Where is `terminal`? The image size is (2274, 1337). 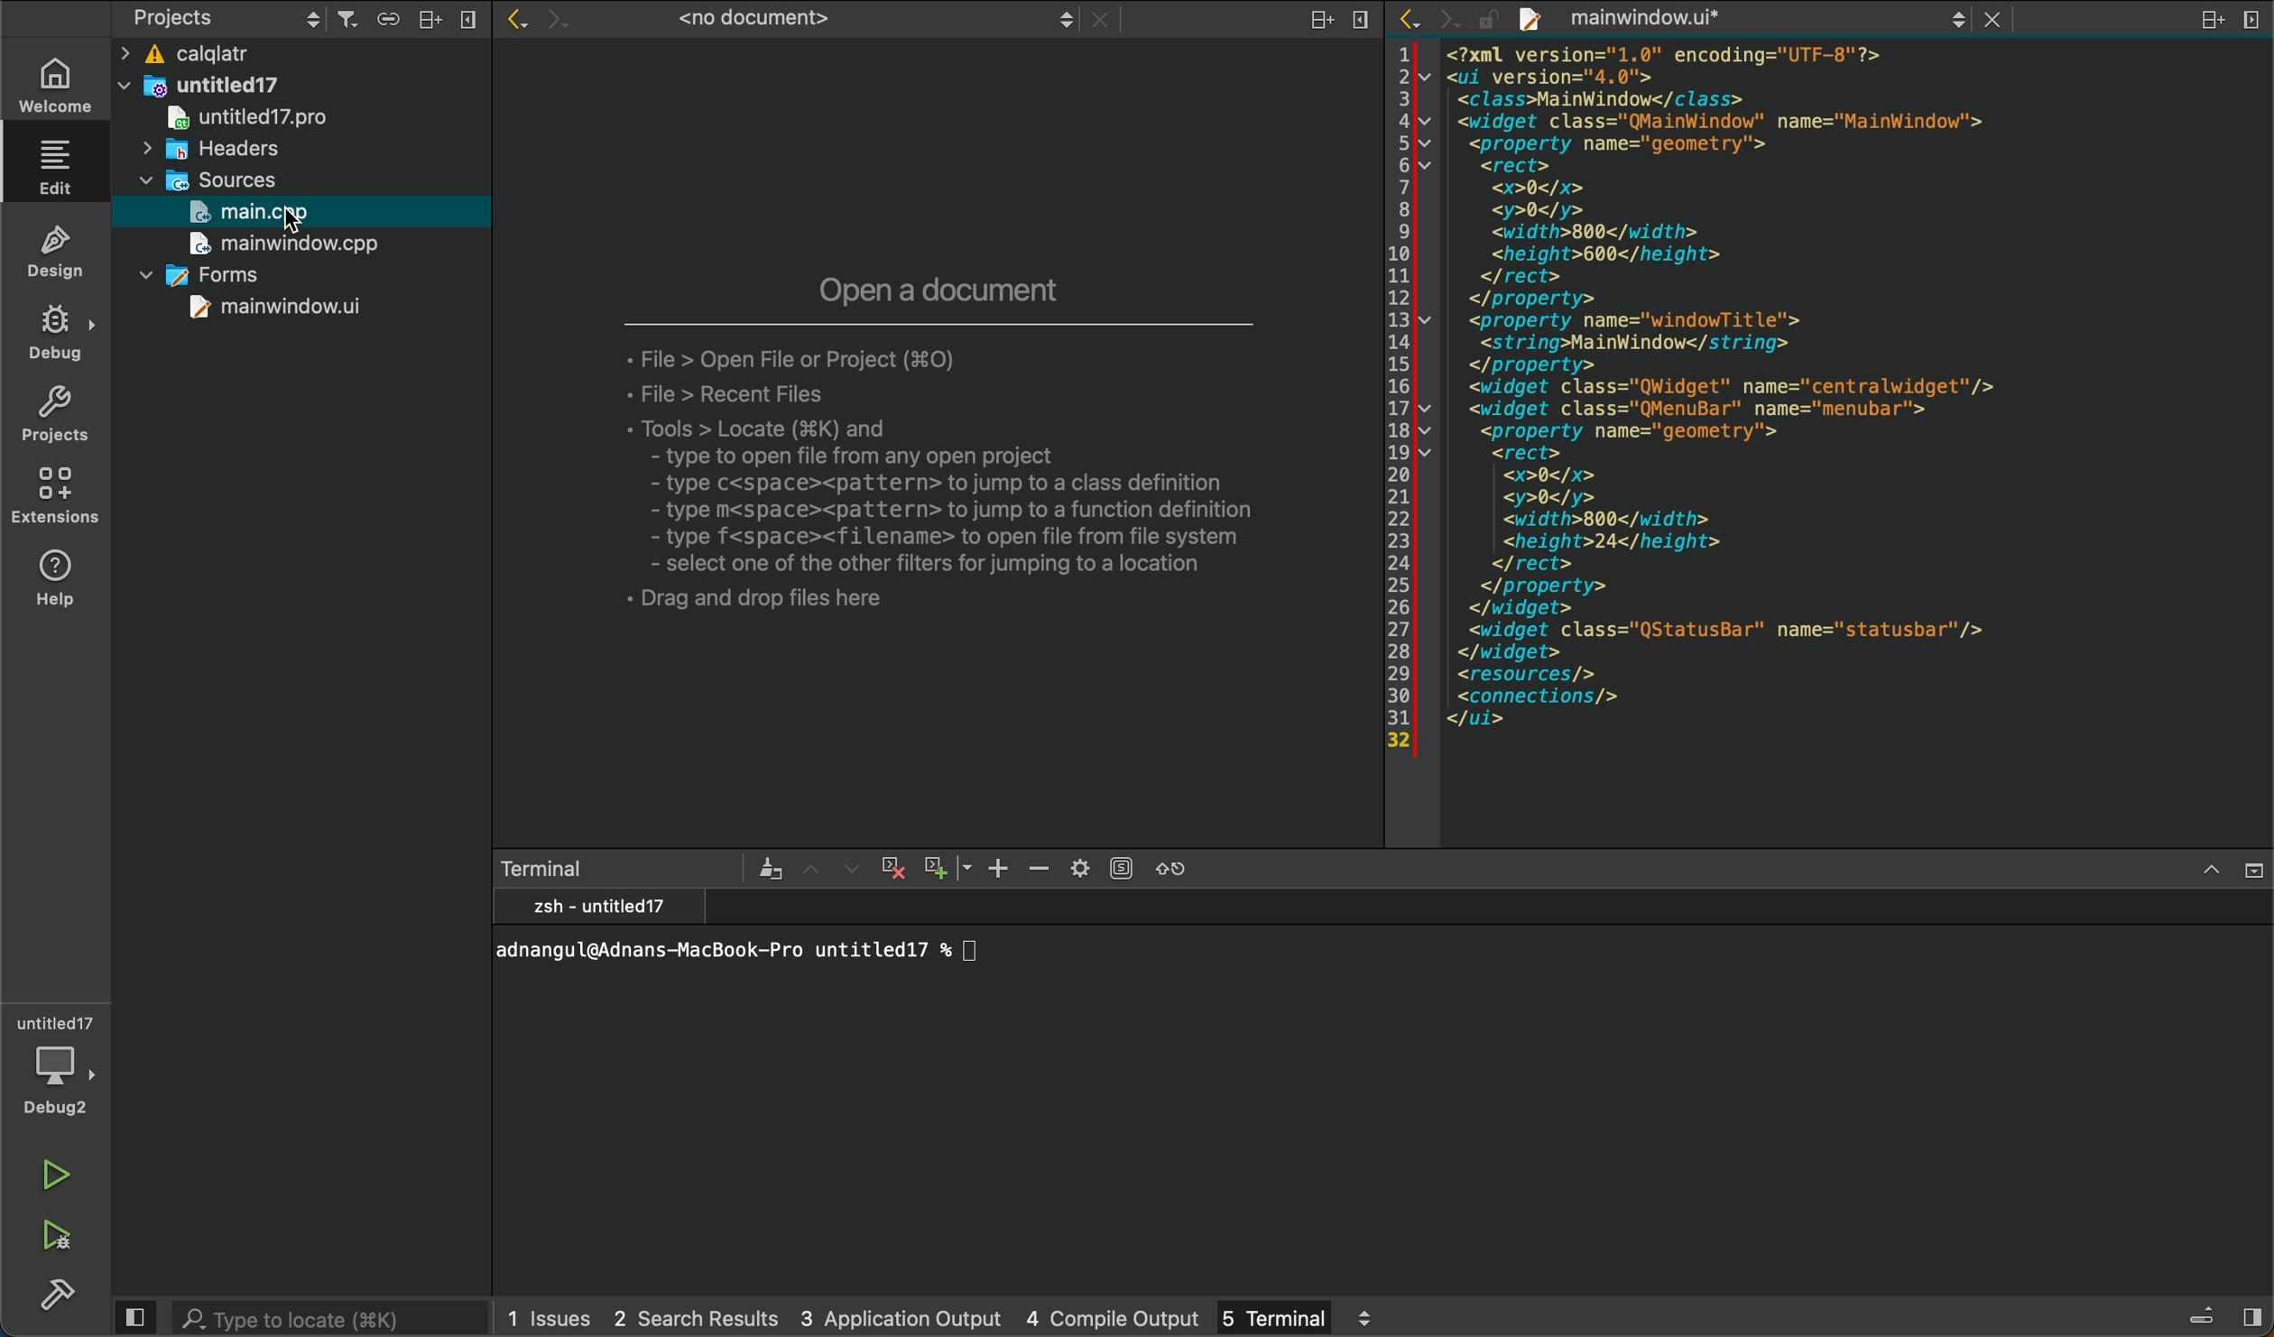
terminal is located at coordinates (1294, 1315).